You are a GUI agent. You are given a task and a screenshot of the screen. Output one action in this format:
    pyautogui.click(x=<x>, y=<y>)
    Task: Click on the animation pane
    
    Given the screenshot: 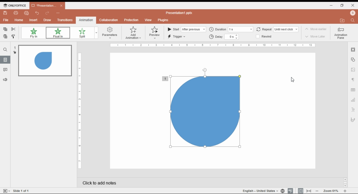 What is the action you would take?
    pyautogui.click(x=340, y=33)
    